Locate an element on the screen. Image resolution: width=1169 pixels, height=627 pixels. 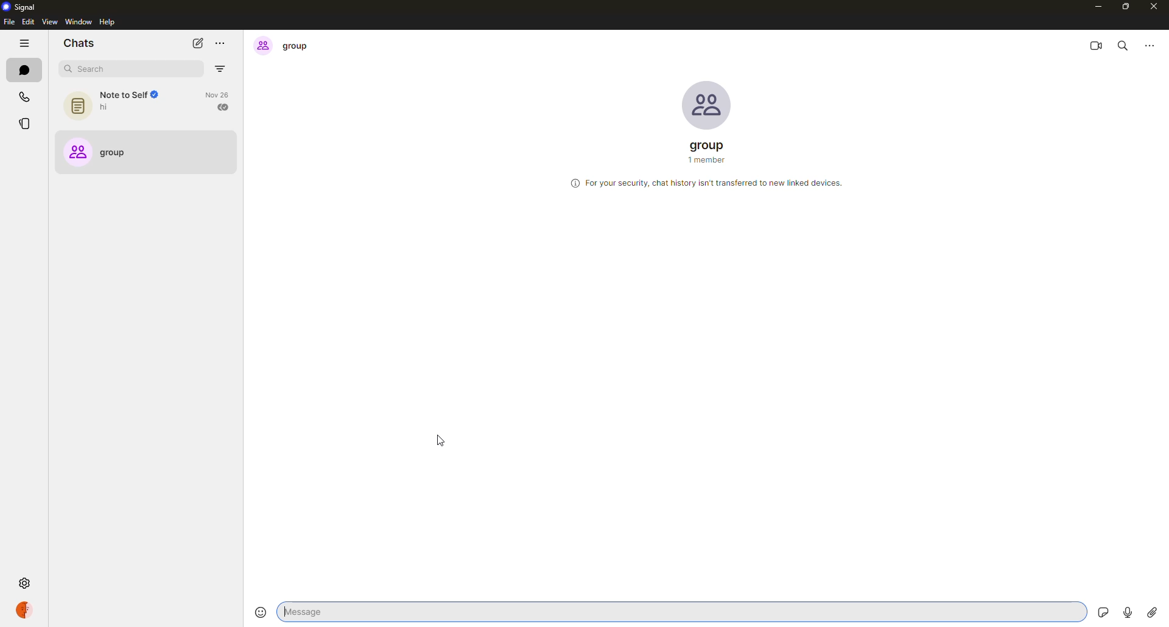
more is located at coordinates (1151, 44).